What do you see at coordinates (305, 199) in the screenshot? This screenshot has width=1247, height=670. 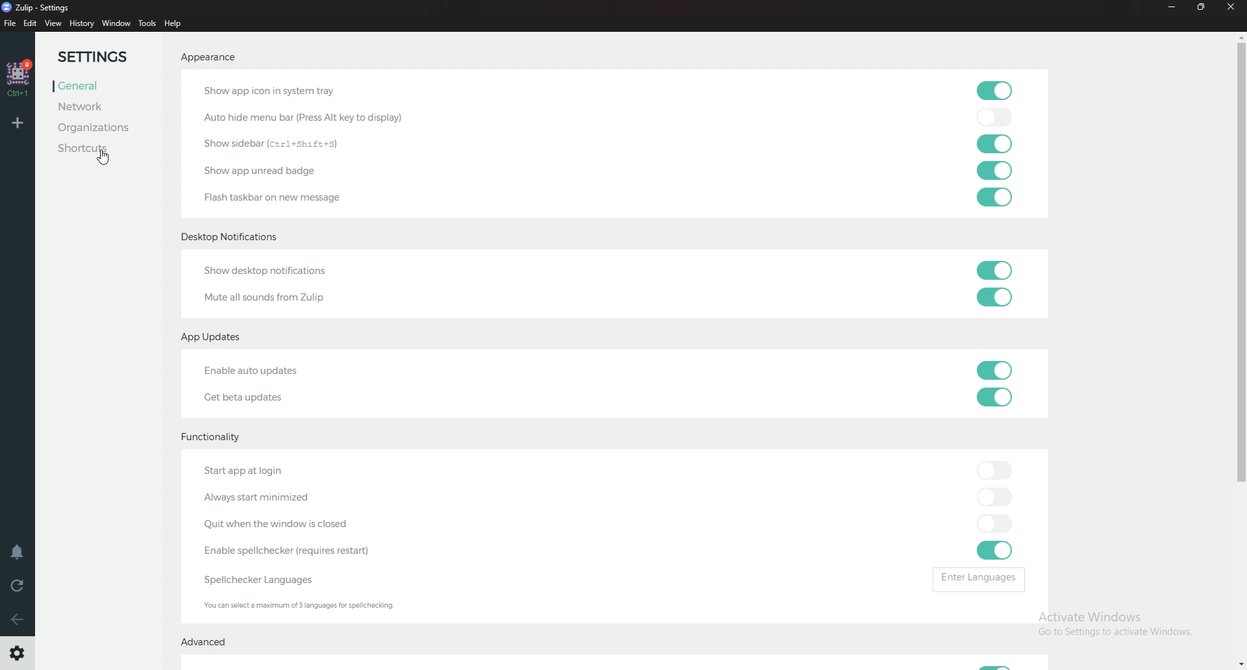 I see `Flash taskbar on new message` at bounding box center [305, 199].